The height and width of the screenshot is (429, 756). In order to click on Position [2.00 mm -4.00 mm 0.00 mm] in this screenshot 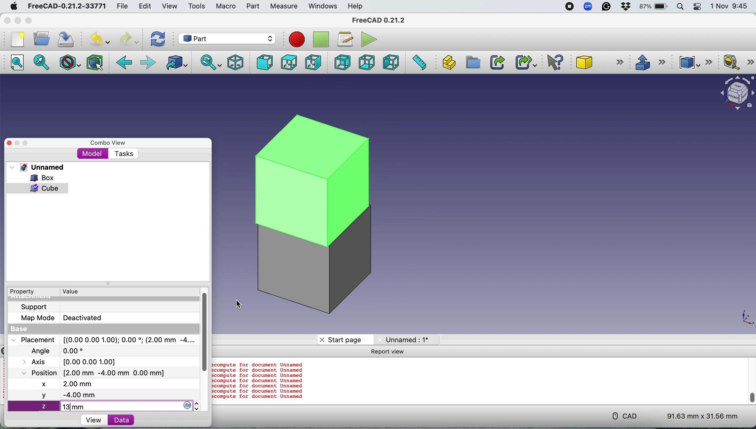, I will do `click(91, 373)`.